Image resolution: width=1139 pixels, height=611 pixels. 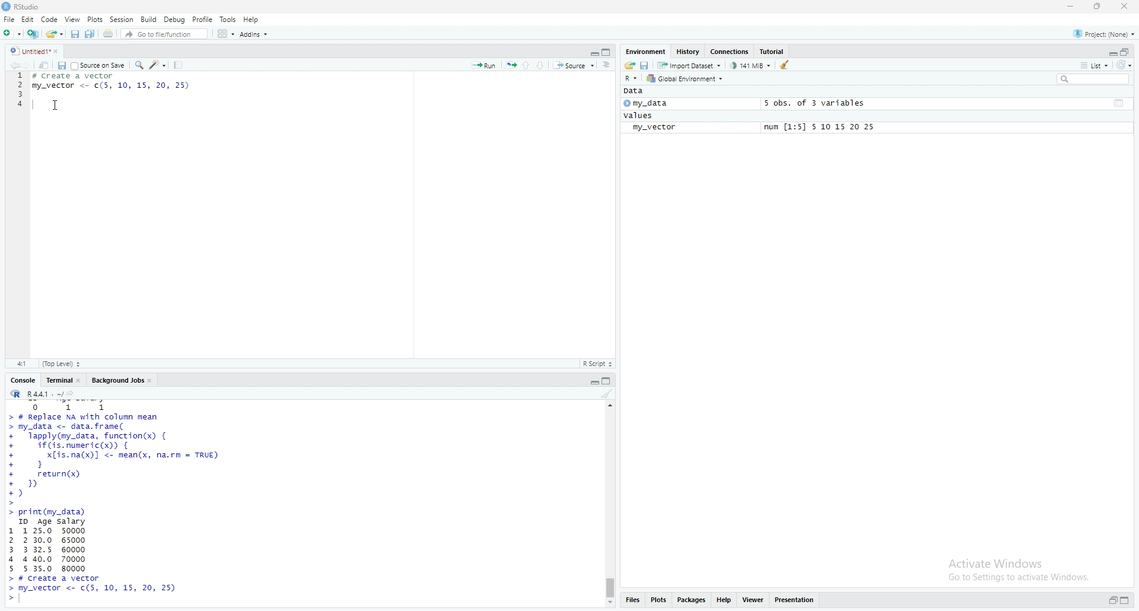 What do you see at coordinates (29, 66) in the screenshot?
I see `go forward` at bounding box center [29, 66].